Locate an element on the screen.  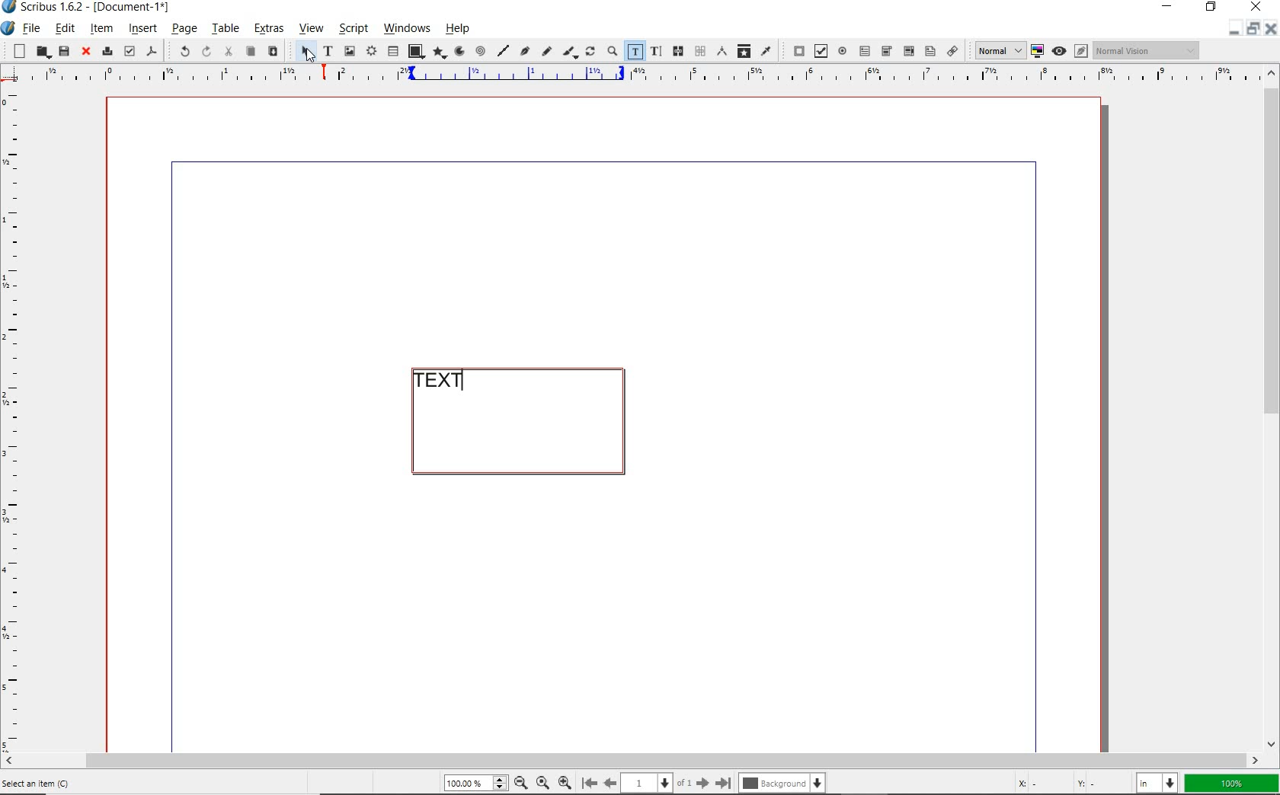
view is located at coordinates (313, 29).